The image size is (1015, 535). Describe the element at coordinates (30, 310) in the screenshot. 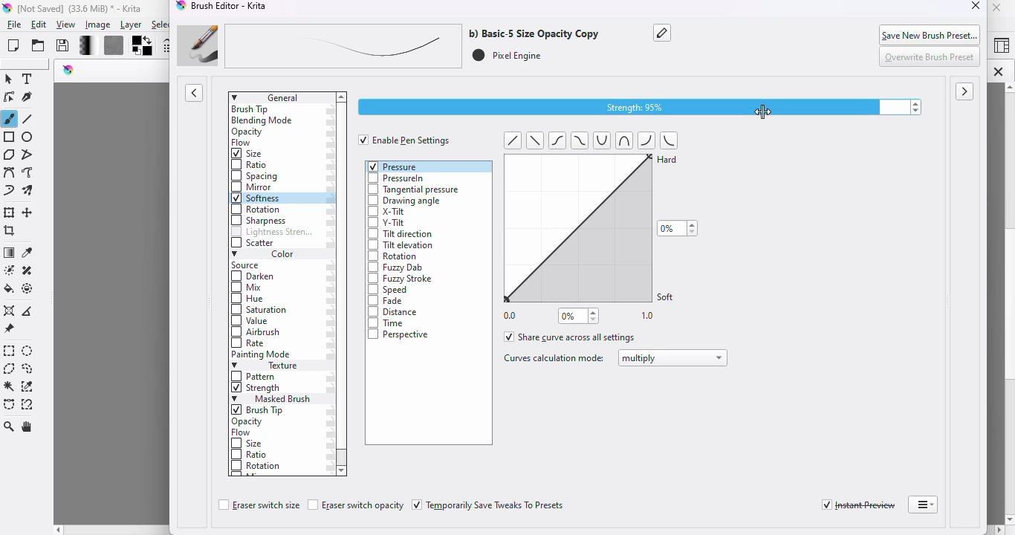

I see `measure the distance between two points` at that location.